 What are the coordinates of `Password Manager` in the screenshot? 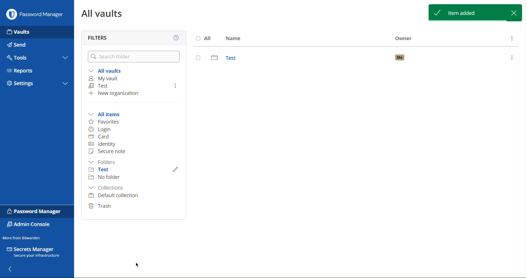 It's located at (38, 15).